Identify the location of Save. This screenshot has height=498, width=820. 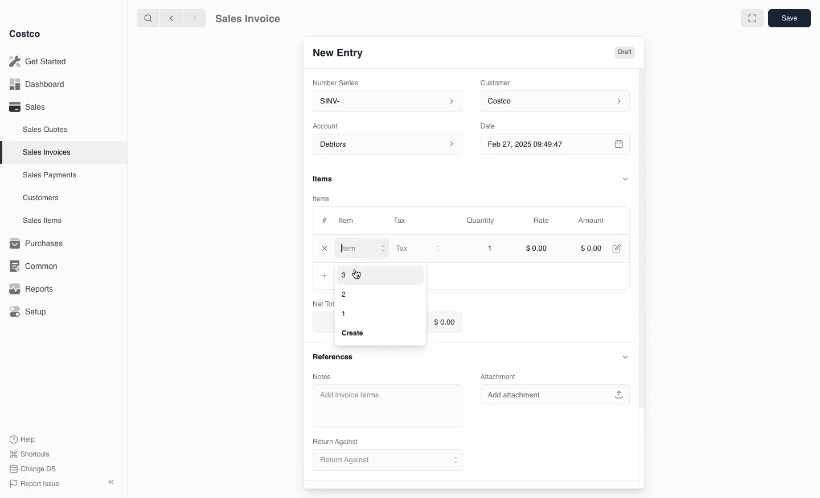
(789, 19).